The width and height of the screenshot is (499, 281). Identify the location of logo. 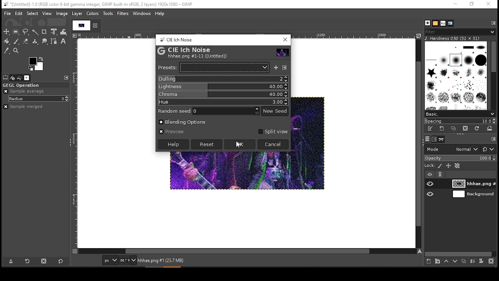
(161, 51).